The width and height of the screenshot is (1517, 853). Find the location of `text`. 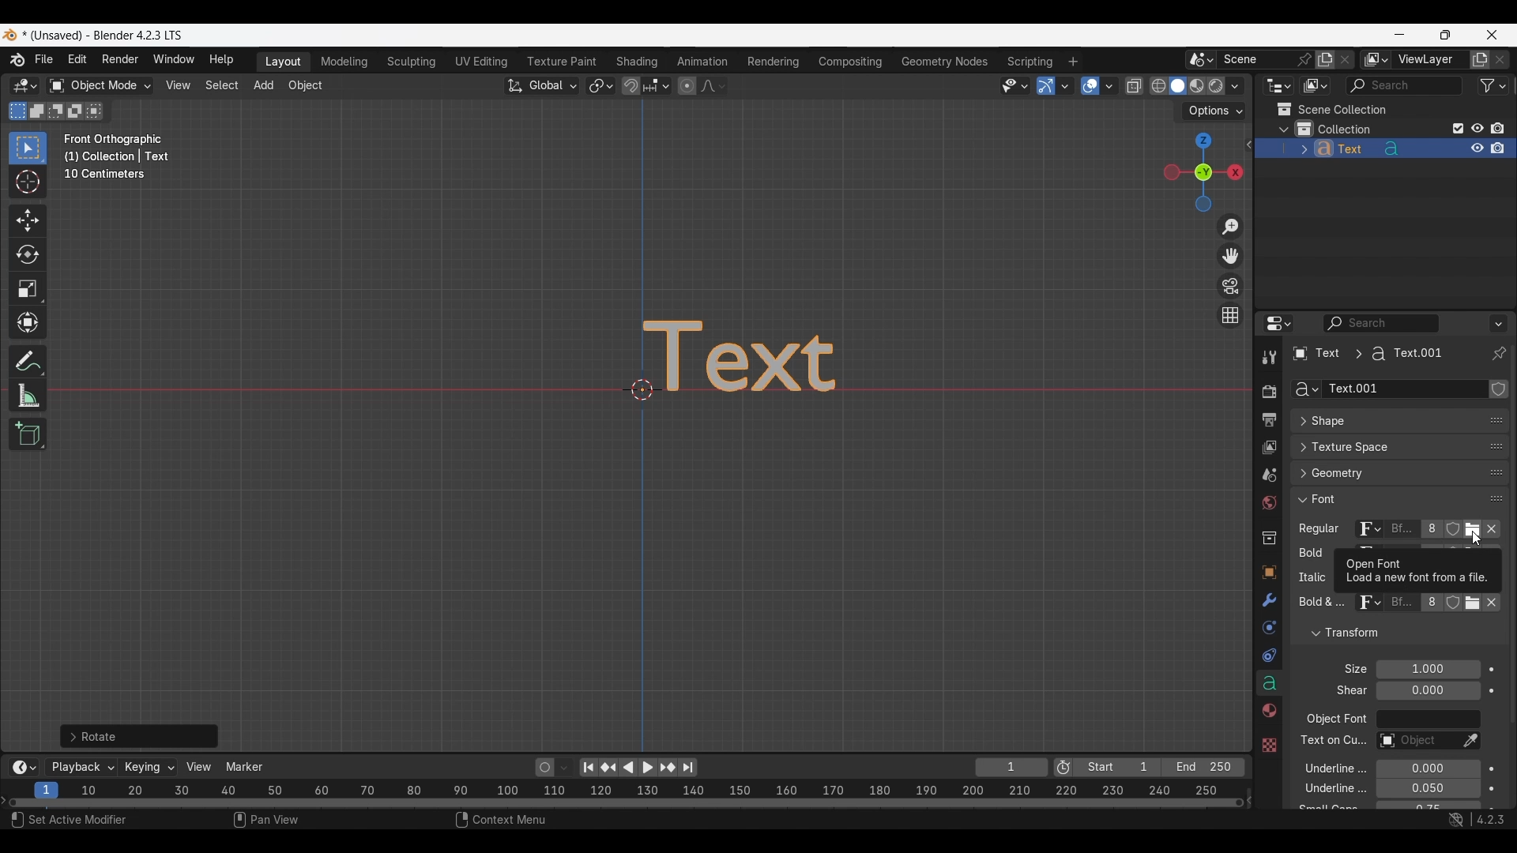

text is located at coordinates (1319, 604).